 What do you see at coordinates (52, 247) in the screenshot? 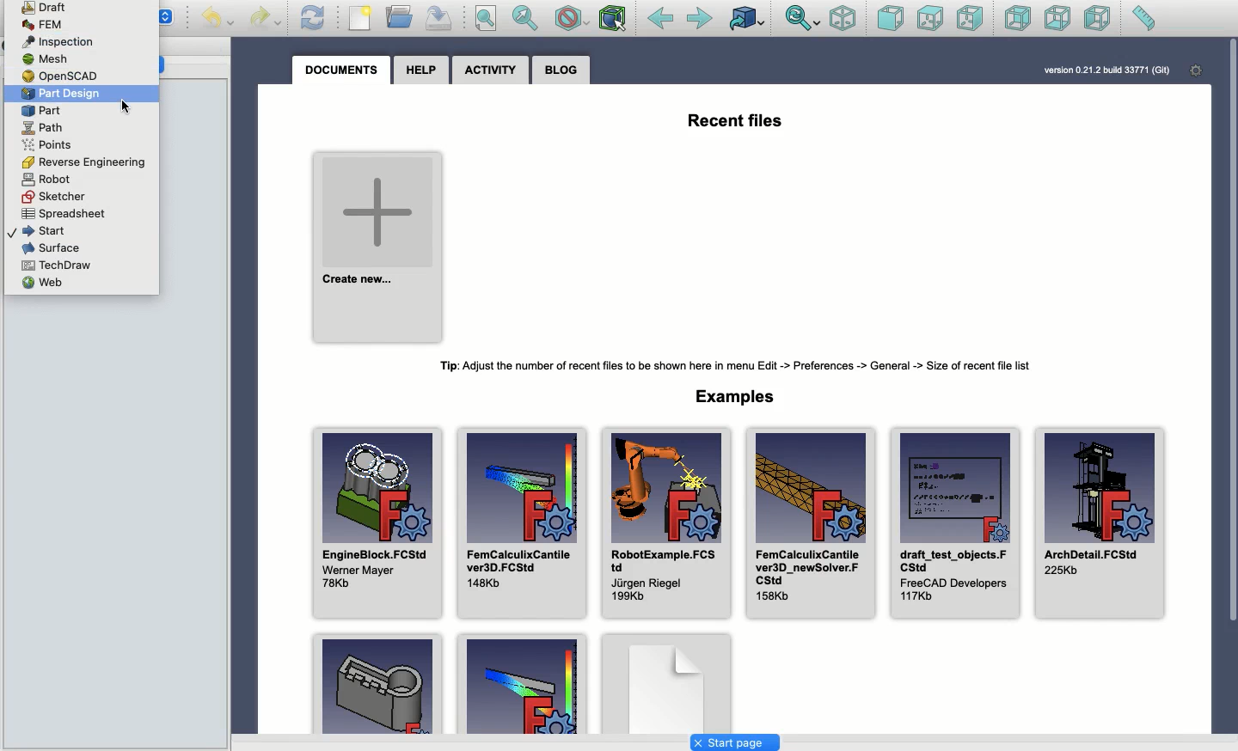
I see `Surface` at bounding box center [52, 247].